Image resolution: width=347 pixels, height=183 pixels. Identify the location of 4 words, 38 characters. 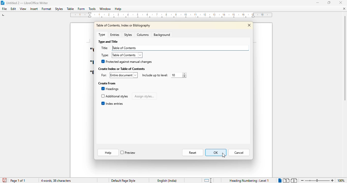
(56, 181).